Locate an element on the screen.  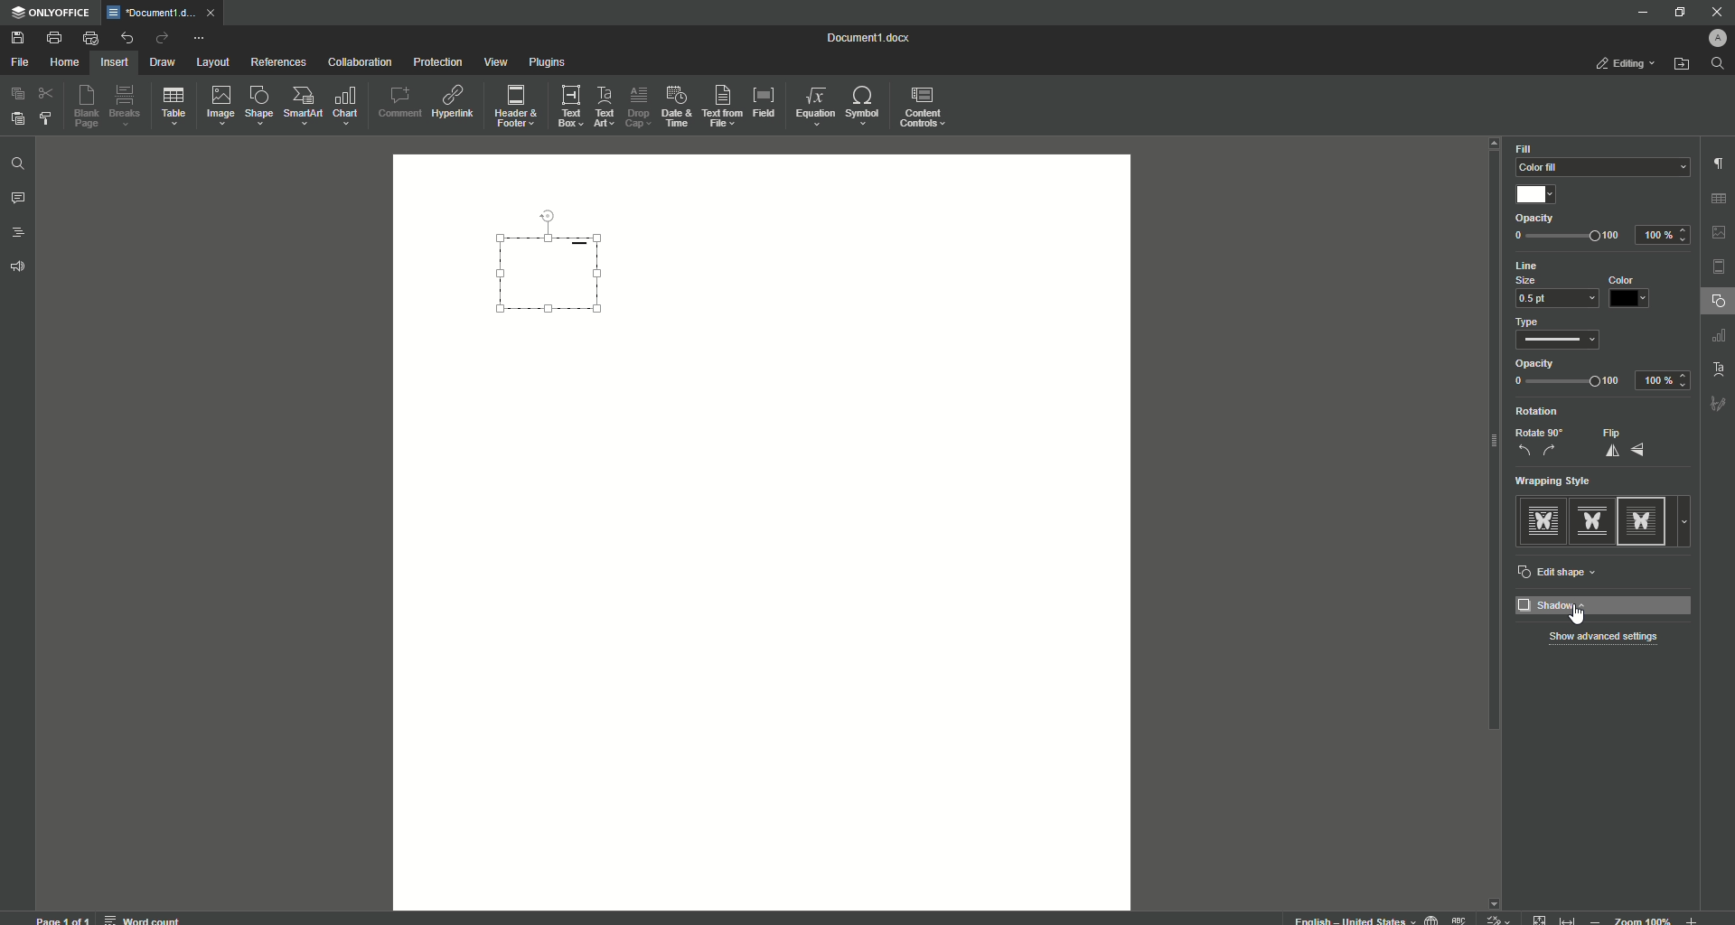
table is located at coordinates (1721, 196).